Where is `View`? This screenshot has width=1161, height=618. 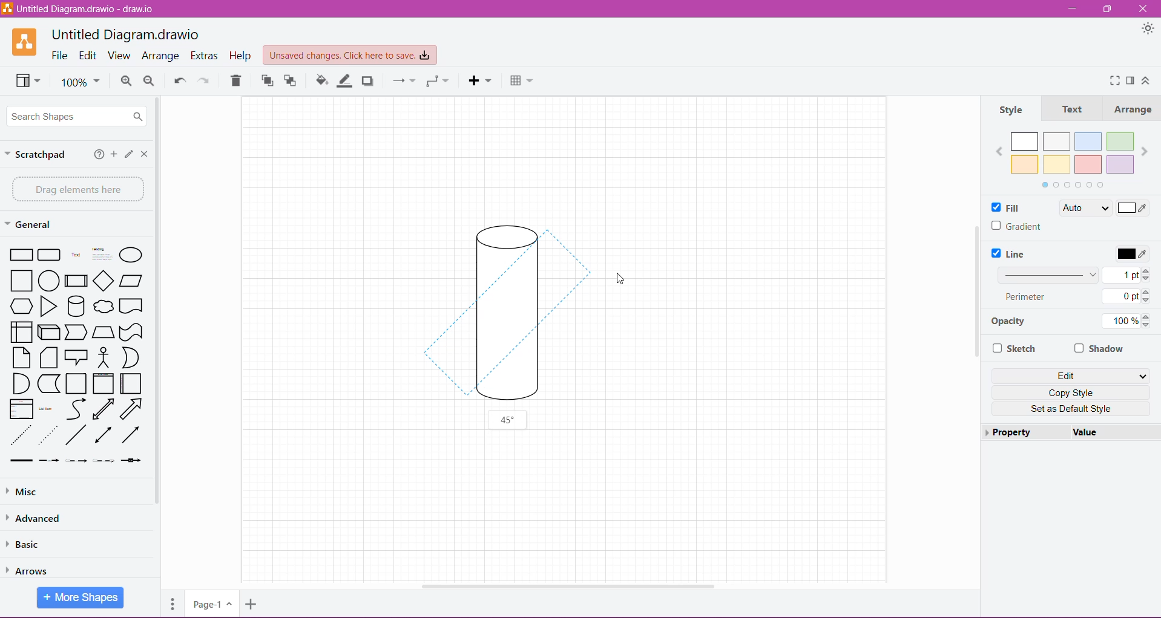 View is located at coordinates (120, 56).